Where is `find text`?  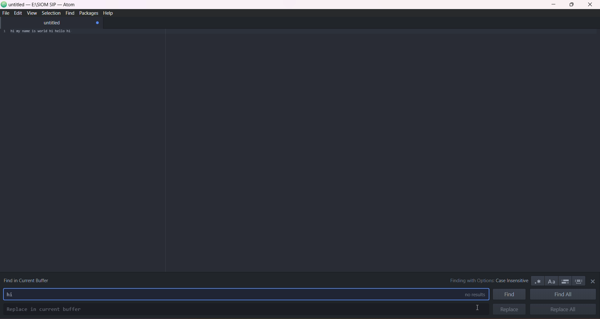 find text is located at coordinates (13, 294).